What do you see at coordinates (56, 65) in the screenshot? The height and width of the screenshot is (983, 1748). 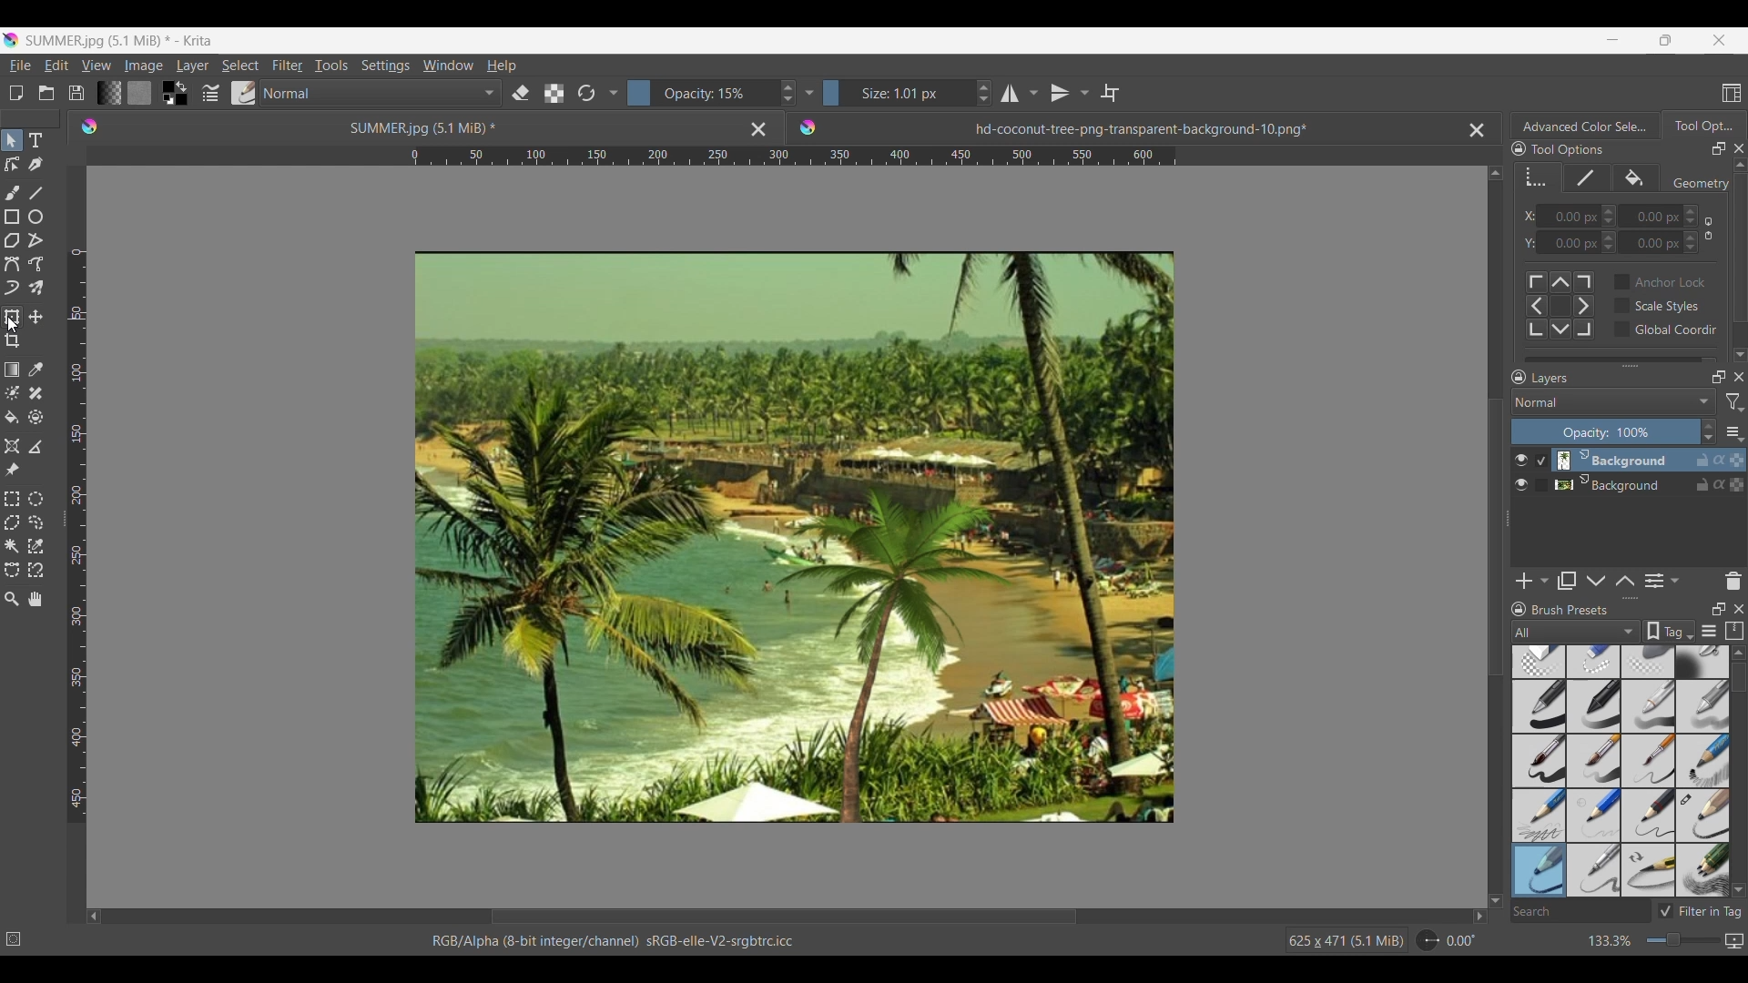 I see `Edit` at bounding box center [56, 65].